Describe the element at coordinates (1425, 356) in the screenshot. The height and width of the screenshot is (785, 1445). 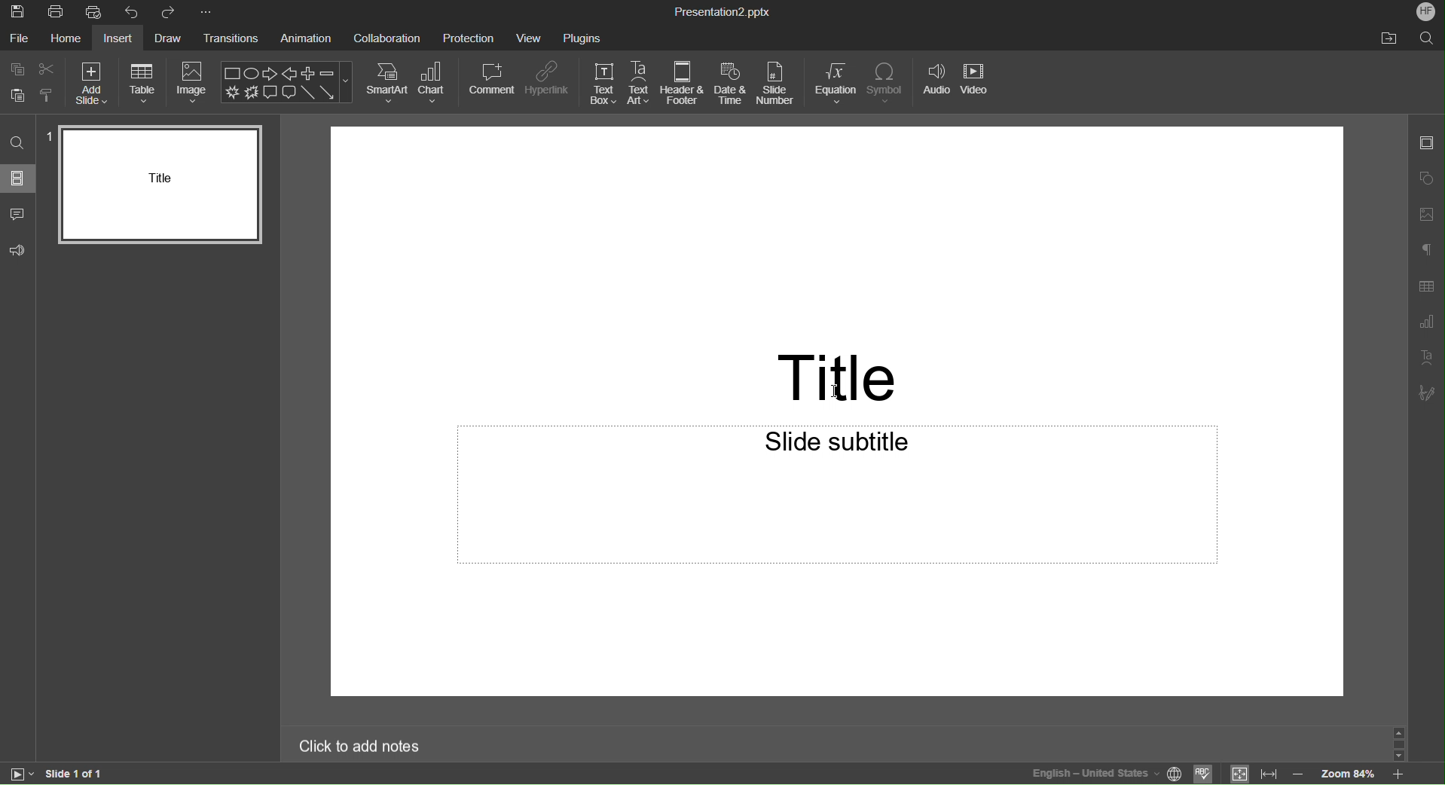
I see `Text Art` at that location.